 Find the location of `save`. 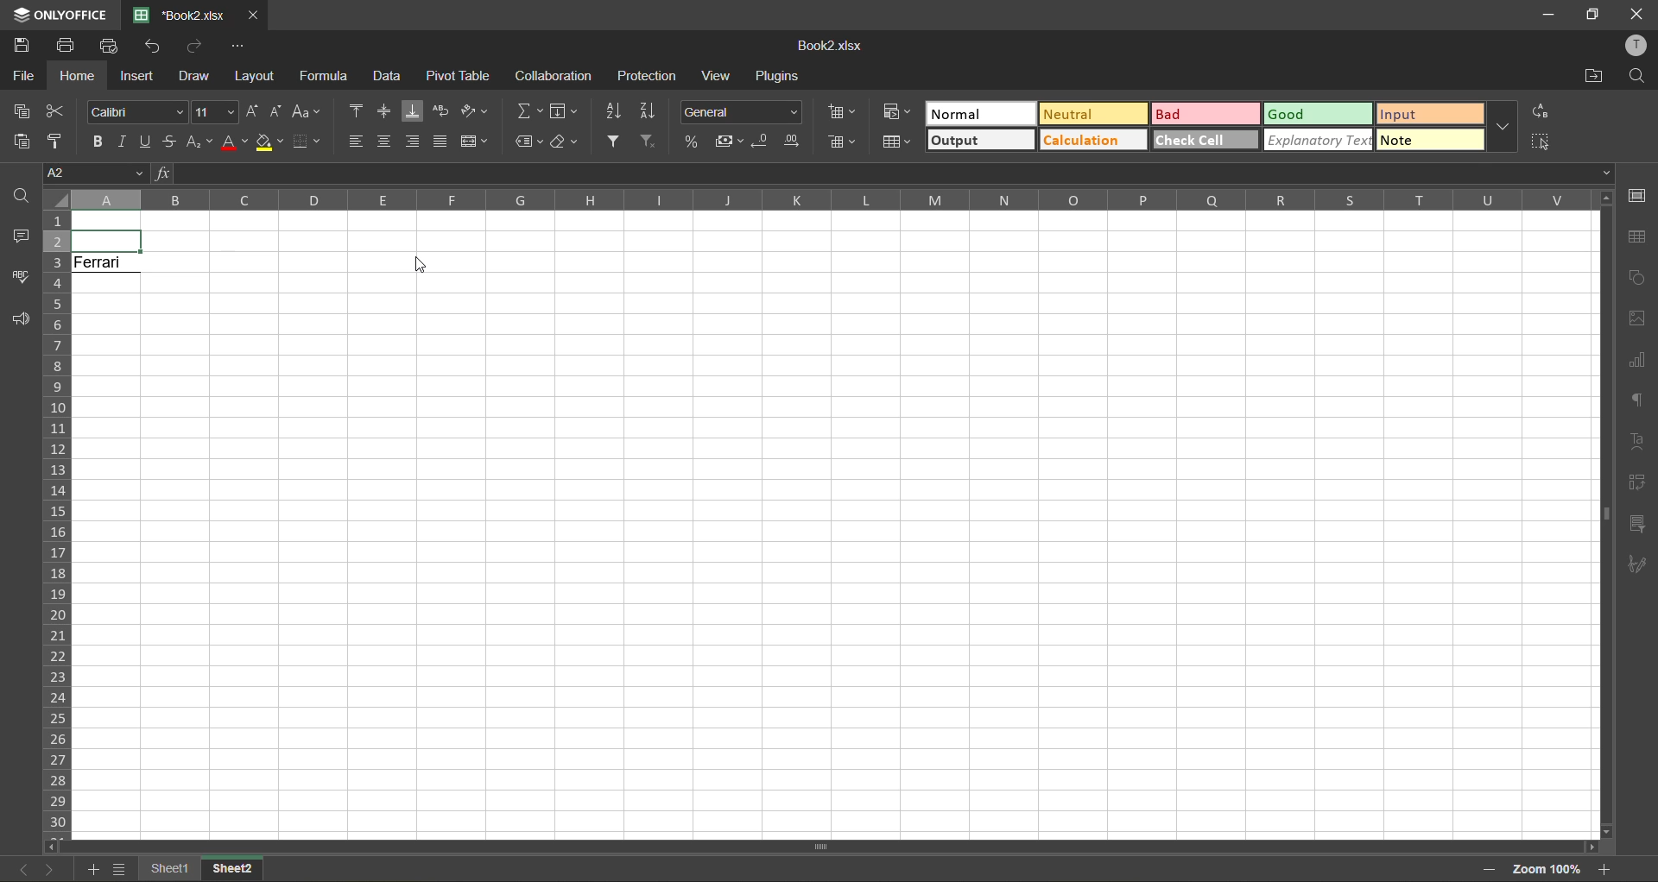

save is located at coordinates (23, 46).